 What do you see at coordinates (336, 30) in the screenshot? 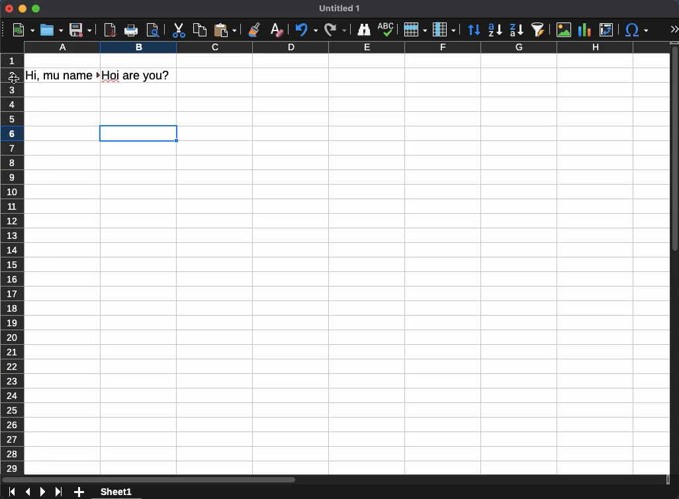
I see `redo` at bounding box center [336, 30].